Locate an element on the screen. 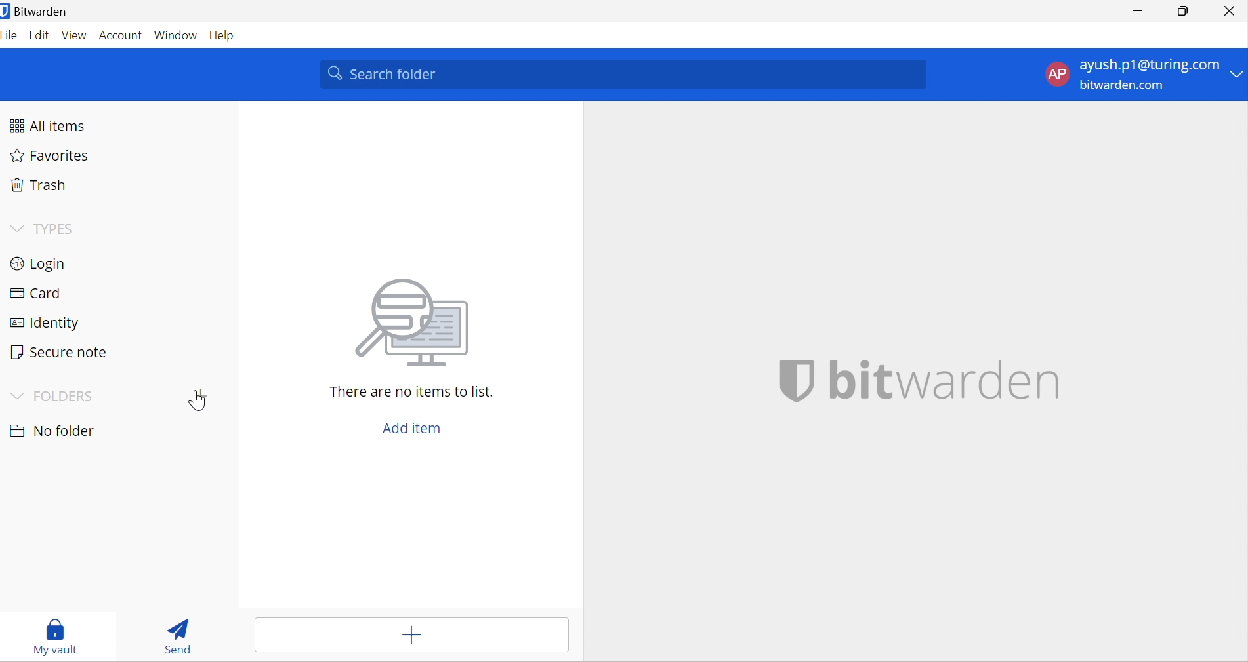  Drop Down is located at coordinates (1238, 74).